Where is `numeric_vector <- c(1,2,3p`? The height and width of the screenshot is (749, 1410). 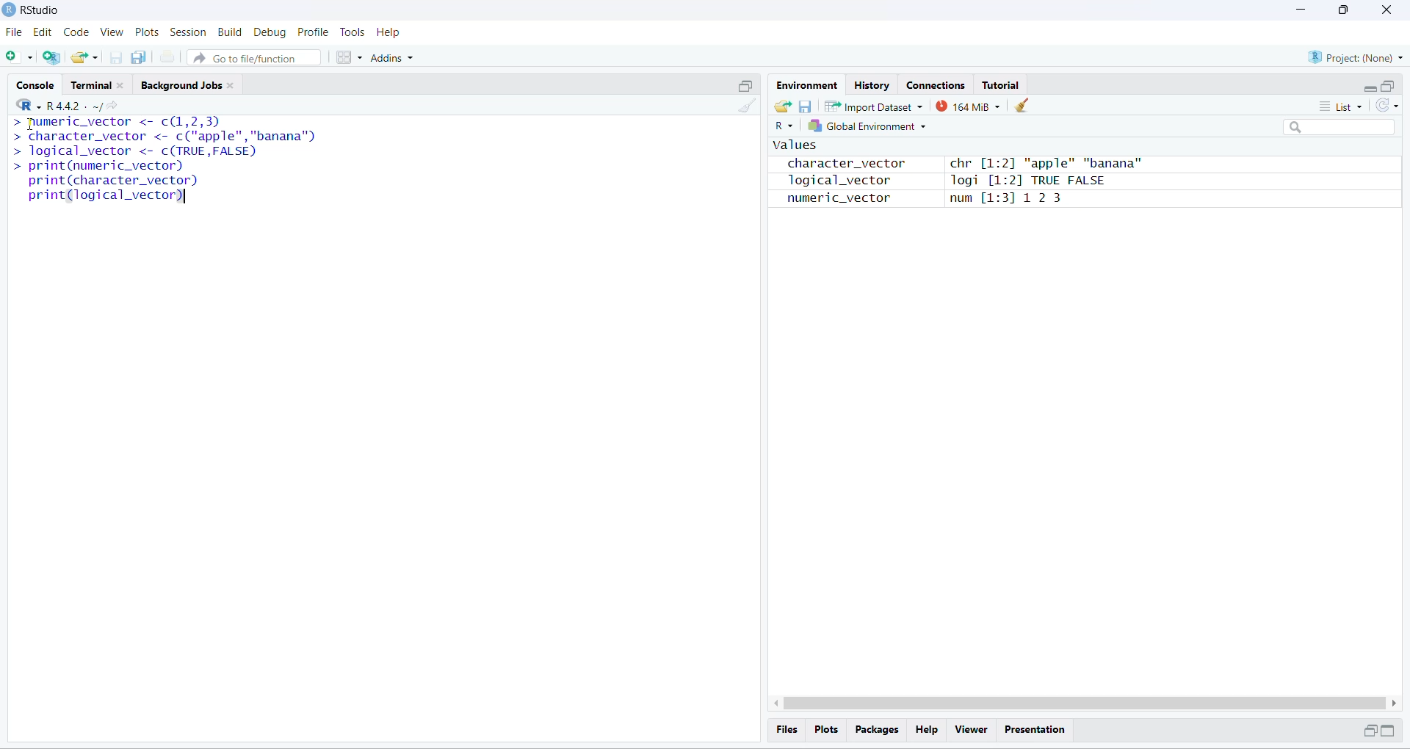 numeric_vector <- c(1,2,3p is located at coordinates (117, 123).